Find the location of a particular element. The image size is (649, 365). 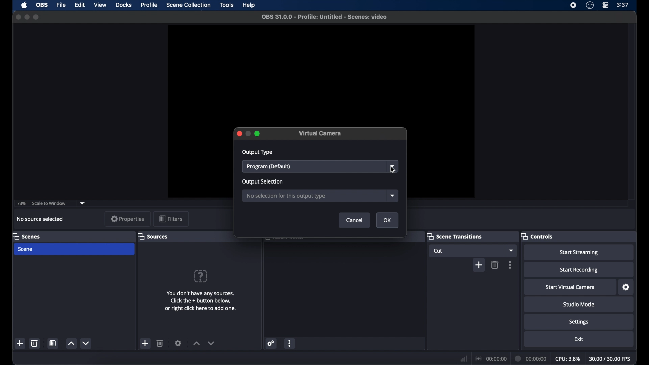

maximize is located at coordinates (257, 133).